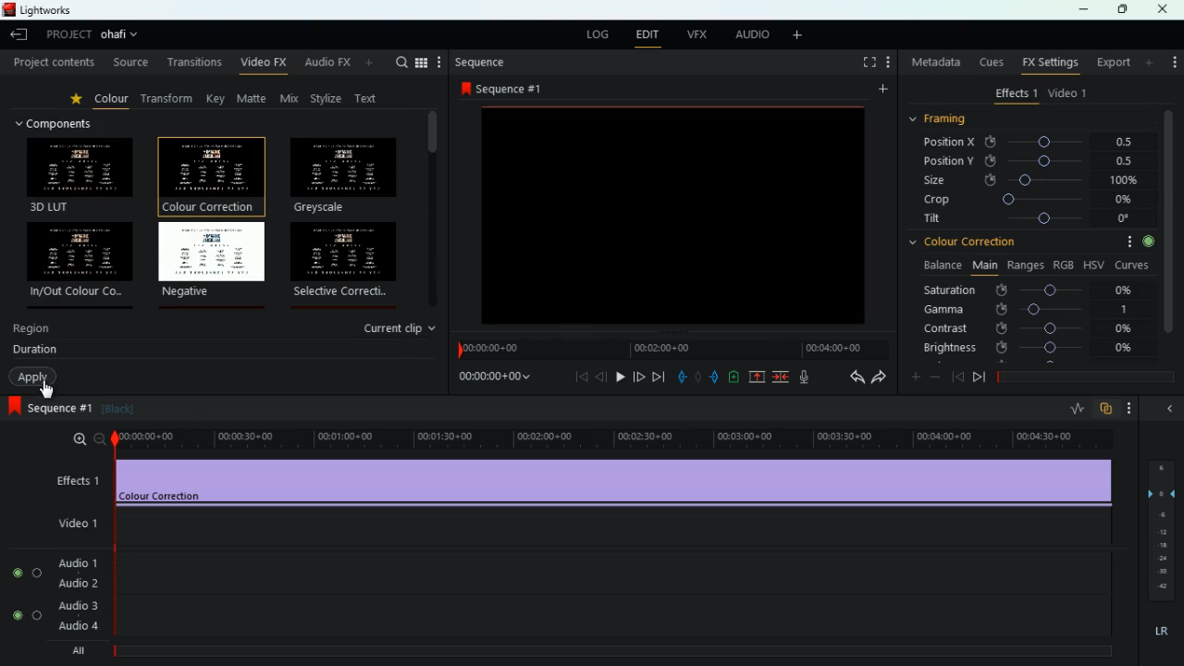 Image resolution: width=1184 pixels, height=666 pixels. What do you see at coordinates (49, 389) in the screenshot?
I see `cursor` at bounding box center [49, 389].